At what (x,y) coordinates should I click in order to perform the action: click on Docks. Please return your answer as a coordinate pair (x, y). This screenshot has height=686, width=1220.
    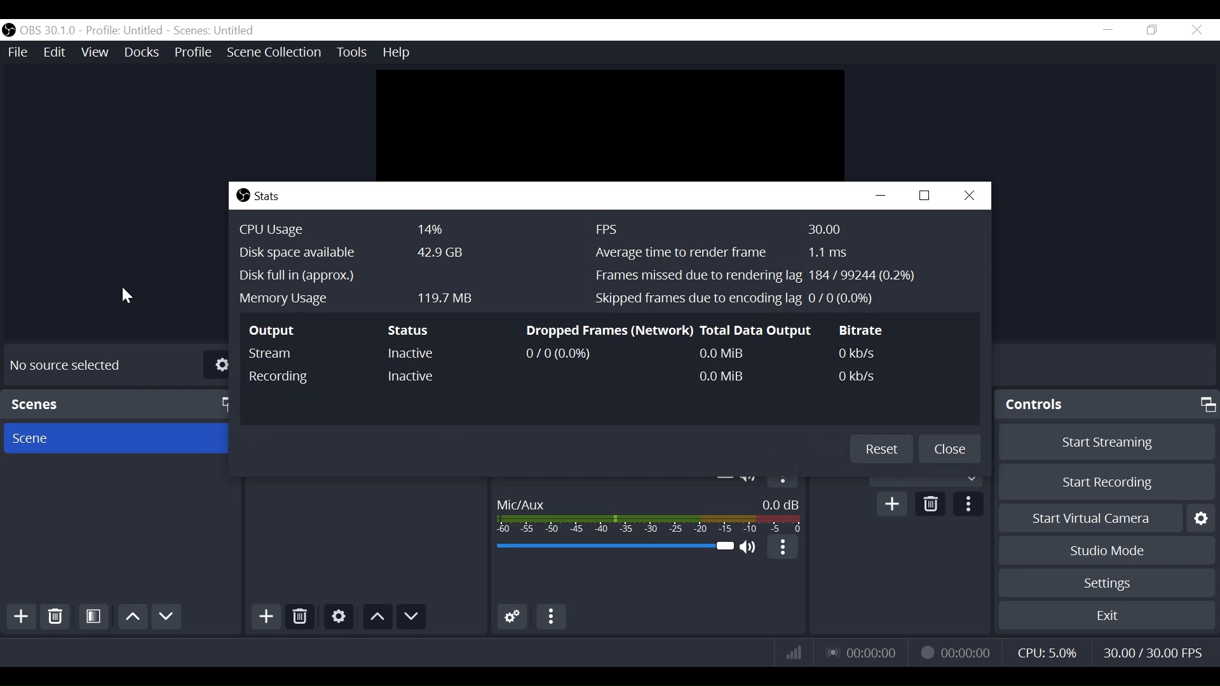
    Looking at the image, I should click on (142, 53).